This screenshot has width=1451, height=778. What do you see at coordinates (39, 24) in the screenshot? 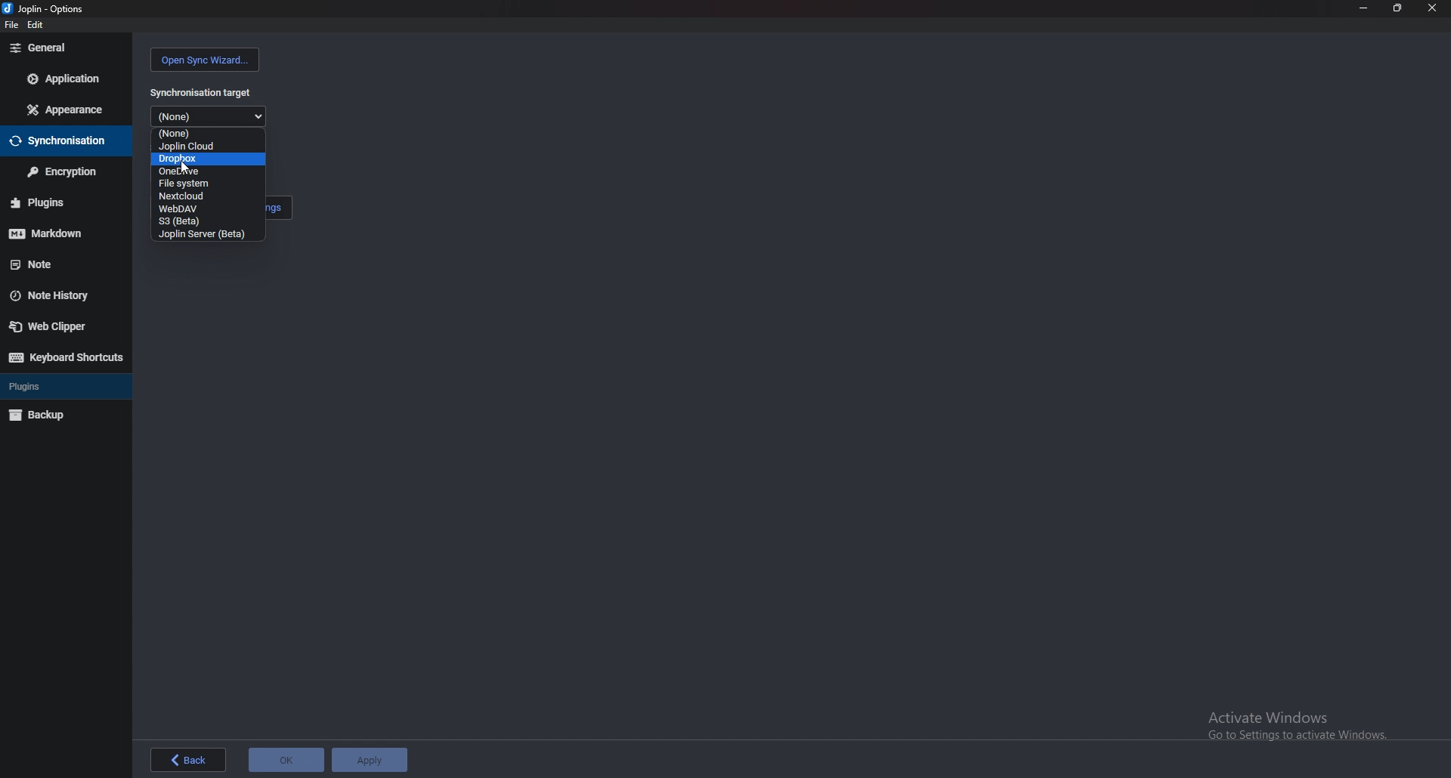
I see `edit` at bounding box center [39, 24].